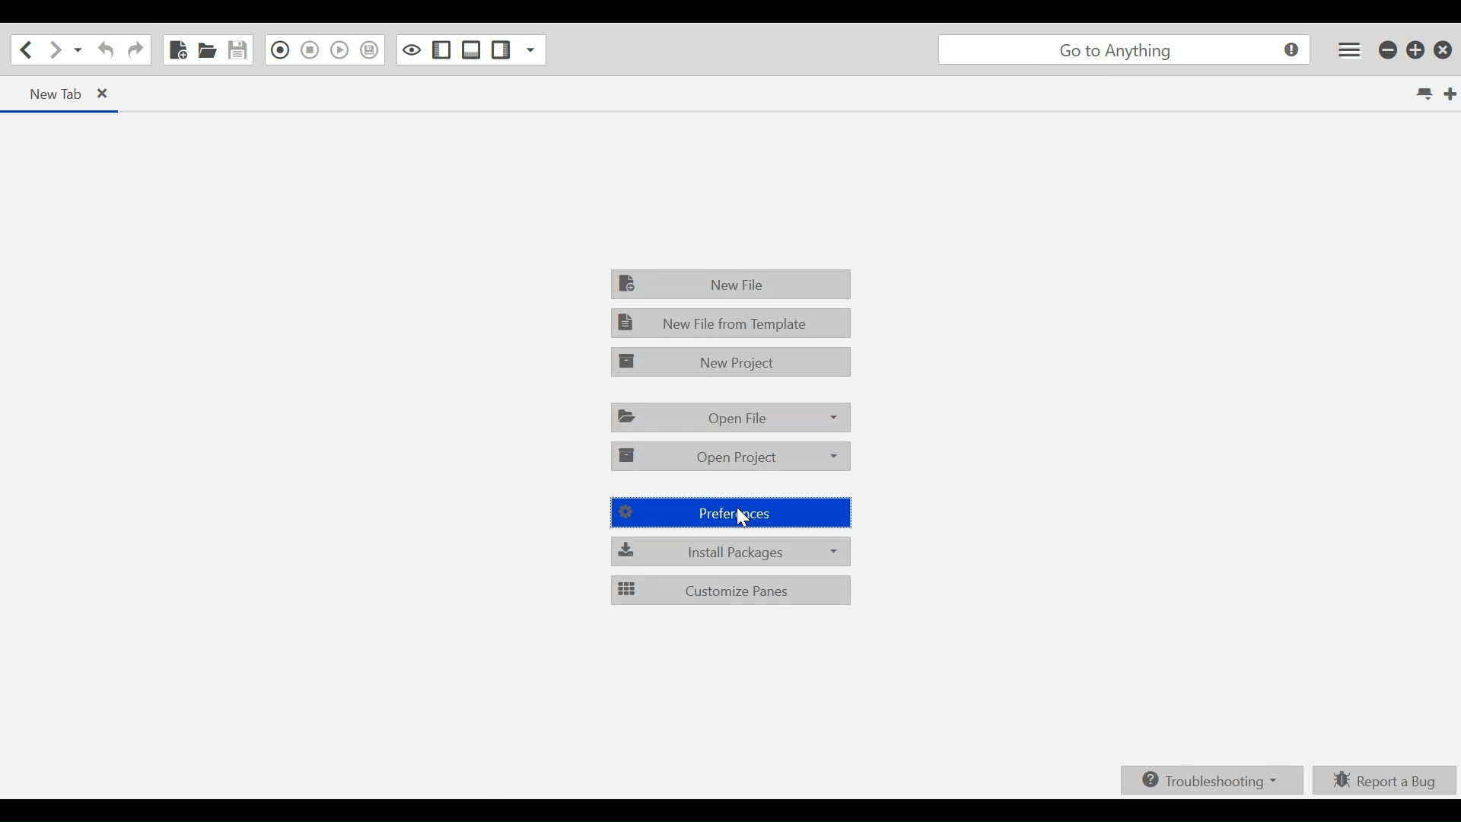  What do you see at coordinates (730, 551) in the screenshot?
I see `Install packages` at bounding box center [730, 551].